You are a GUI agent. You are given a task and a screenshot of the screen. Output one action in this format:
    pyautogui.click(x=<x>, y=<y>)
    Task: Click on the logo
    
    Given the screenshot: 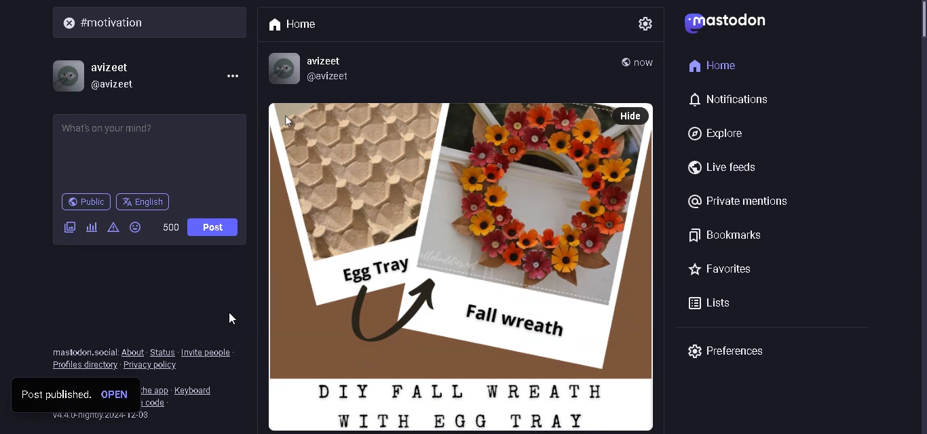 What is the action you would take?
    pyautogui.click(x=730, y=25)
    